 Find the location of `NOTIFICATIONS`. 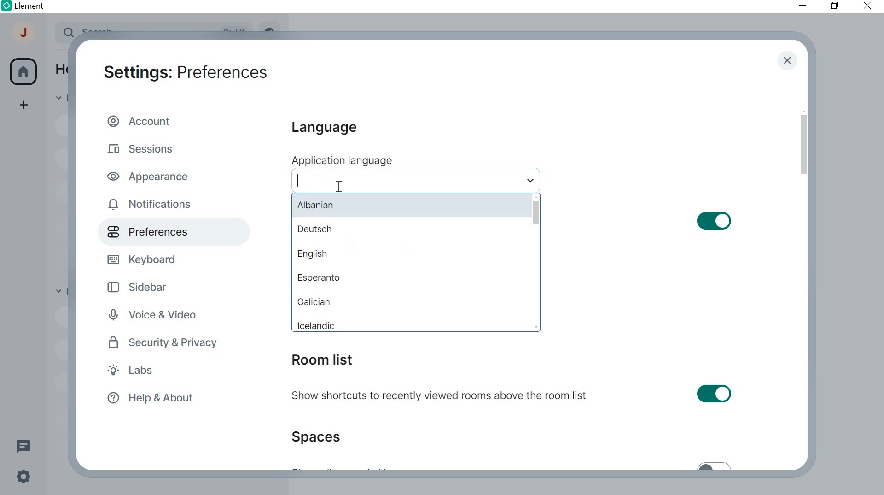

NOTIFICATIONS is located at coordinates (152, 205).